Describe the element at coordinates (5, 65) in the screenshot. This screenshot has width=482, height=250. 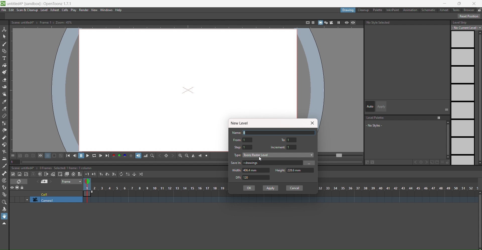
I see `fill tool` at that location.